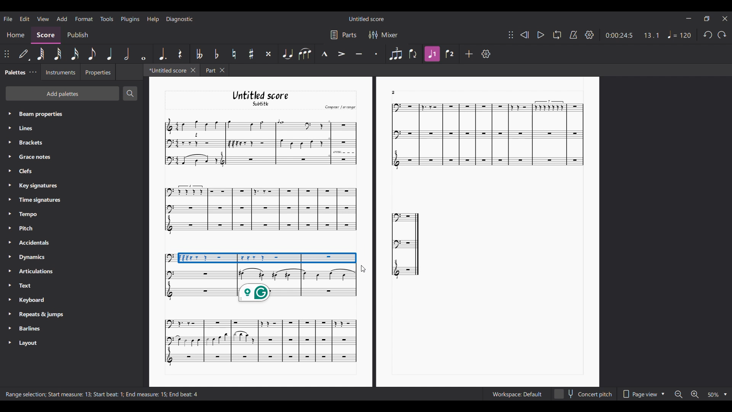 This screenshot has width=732, height=412. I want to click on Quarter note, so click(109, 54).